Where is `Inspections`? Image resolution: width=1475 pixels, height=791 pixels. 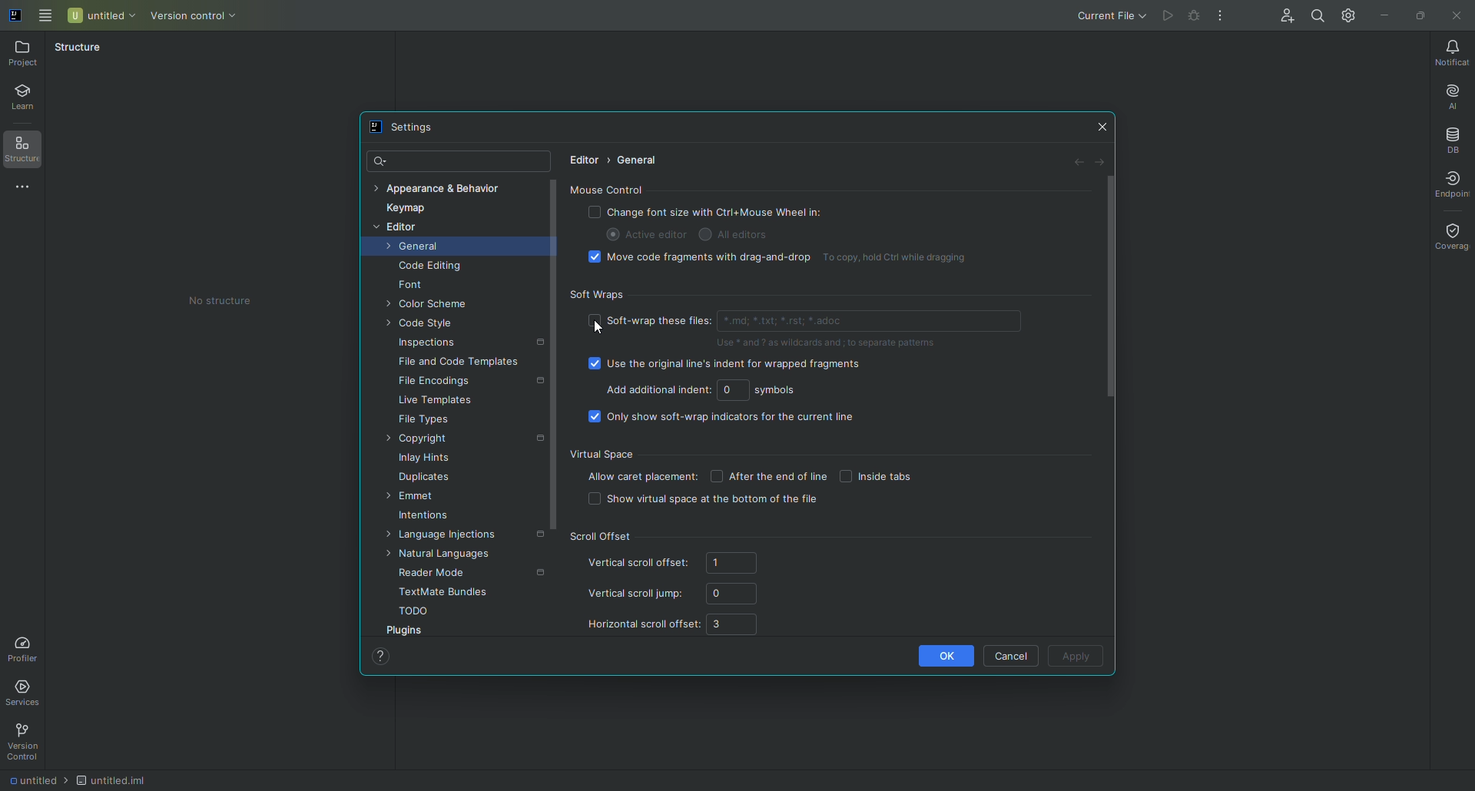 Inspections is located at coordinates (431, 344).